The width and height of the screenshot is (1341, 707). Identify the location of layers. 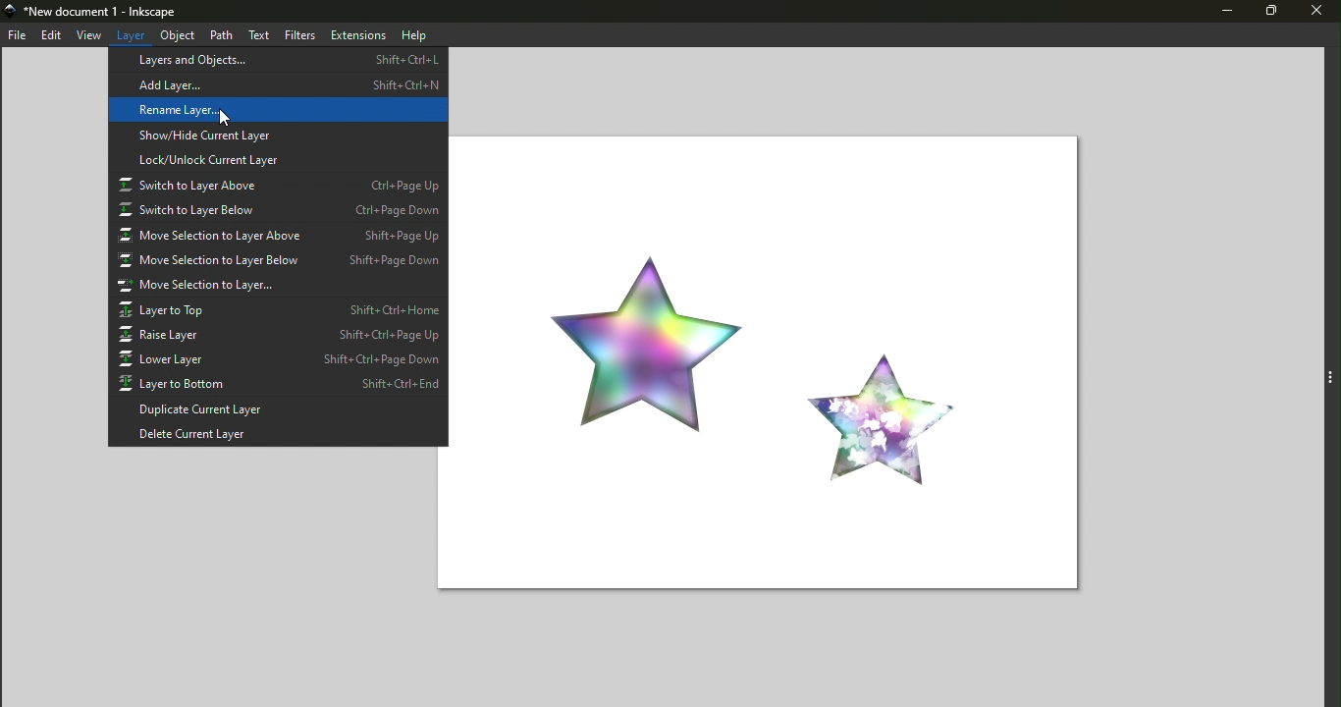
(127, 36).